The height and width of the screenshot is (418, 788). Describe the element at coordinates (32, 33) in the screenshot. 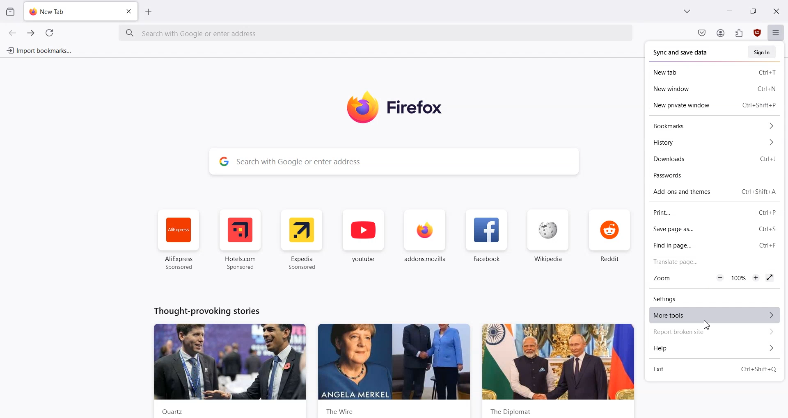

I see `Go Forward one page ` at that location.